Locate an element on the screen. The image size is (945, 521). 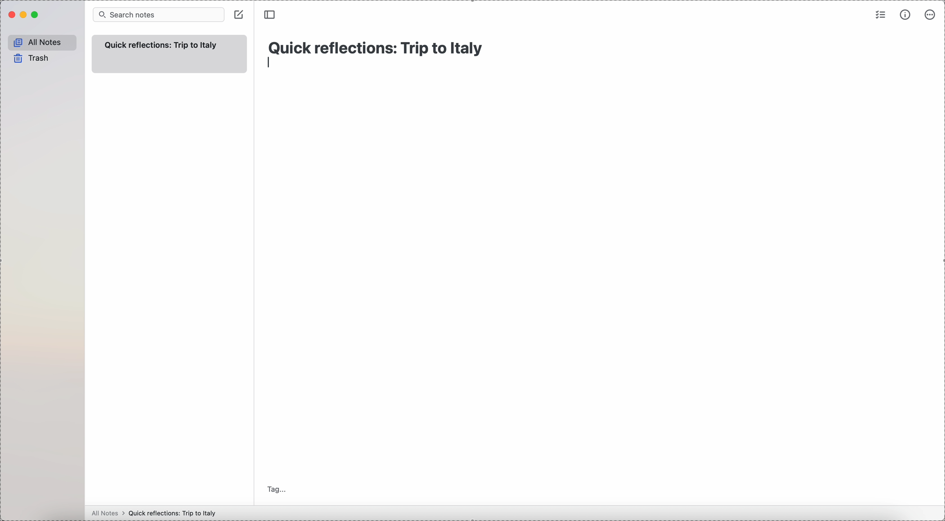
minimize is located at coordinates (24, 15).